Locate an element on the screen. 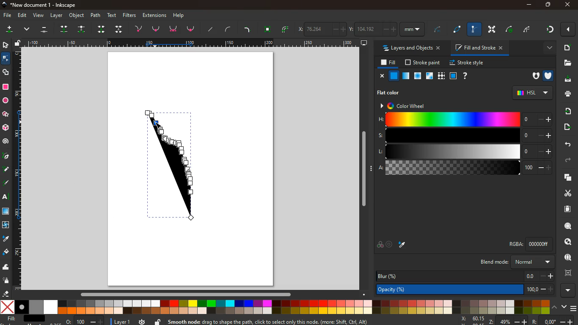 Image resolution: width=578 pixels, height=325 pixels. angle is located at coordinates (529, 28).